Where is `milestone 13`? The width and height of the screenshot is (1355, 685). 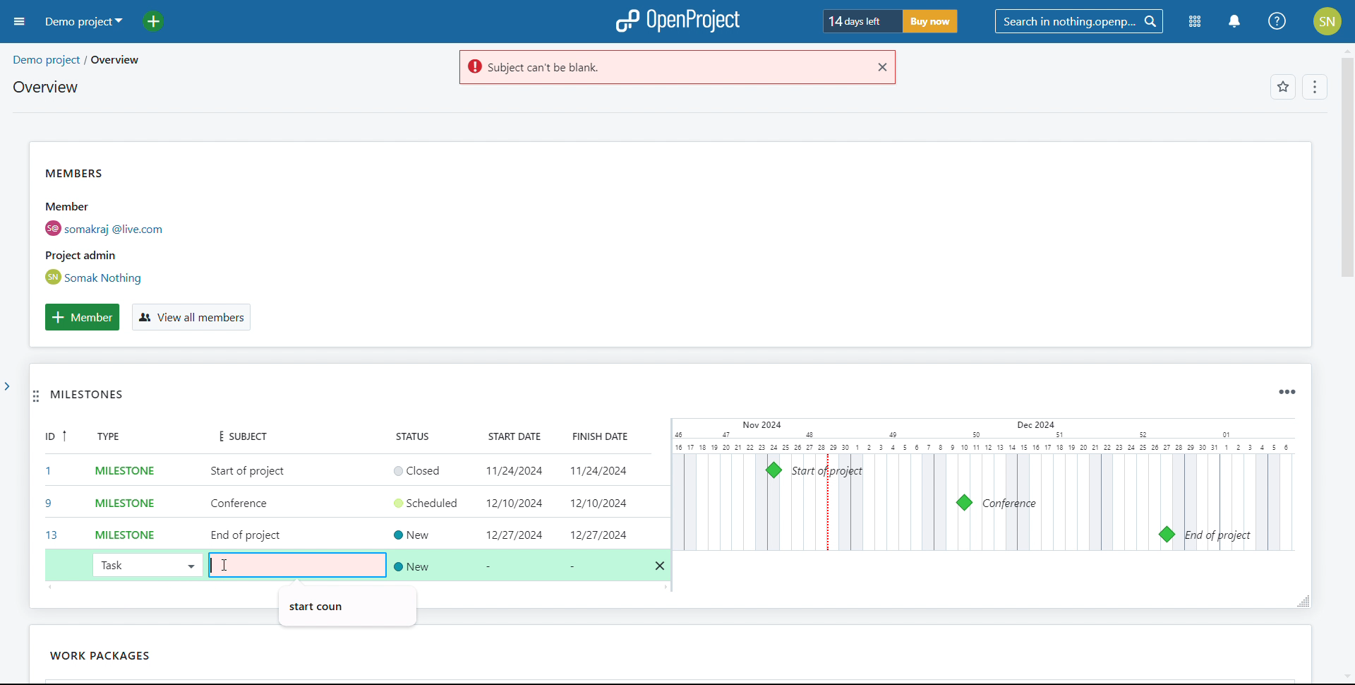 milestone 13 is located at coordinates (1166, 535).